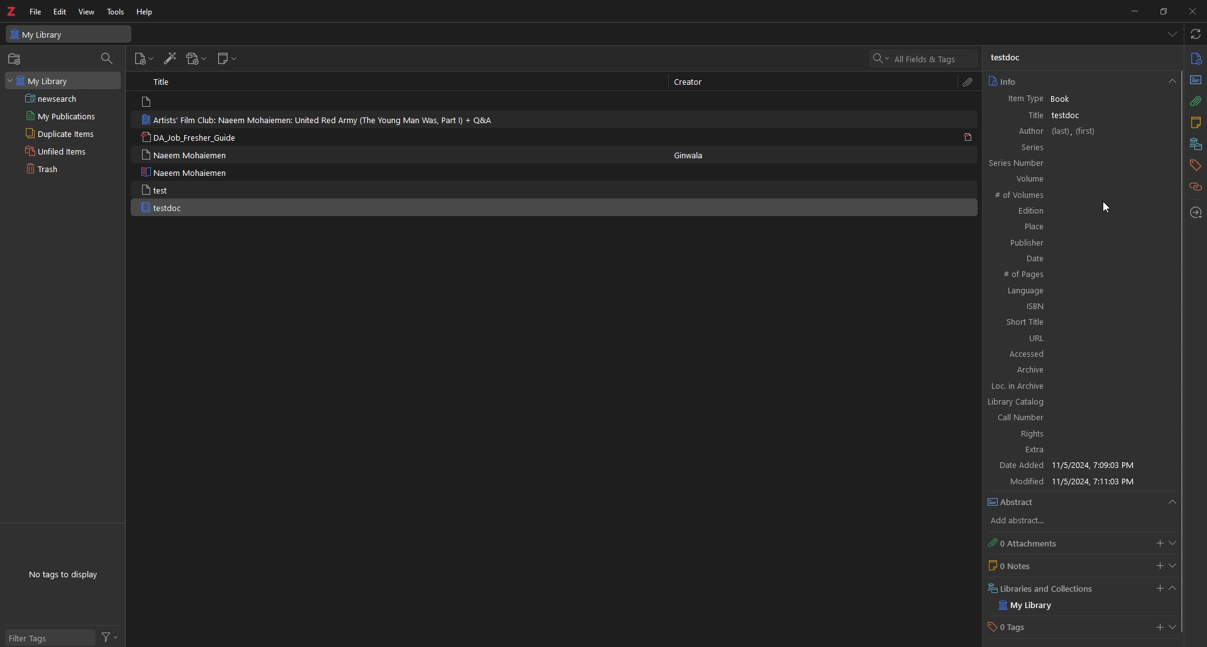 The image size is (1207, 647). I want to click on list all items, so click(1173, 34).